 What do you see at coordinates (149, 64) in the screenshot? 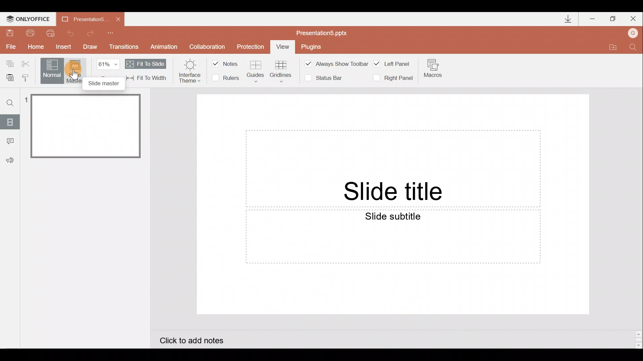
I see `Fit to slide` at bounding box center [149, 64].